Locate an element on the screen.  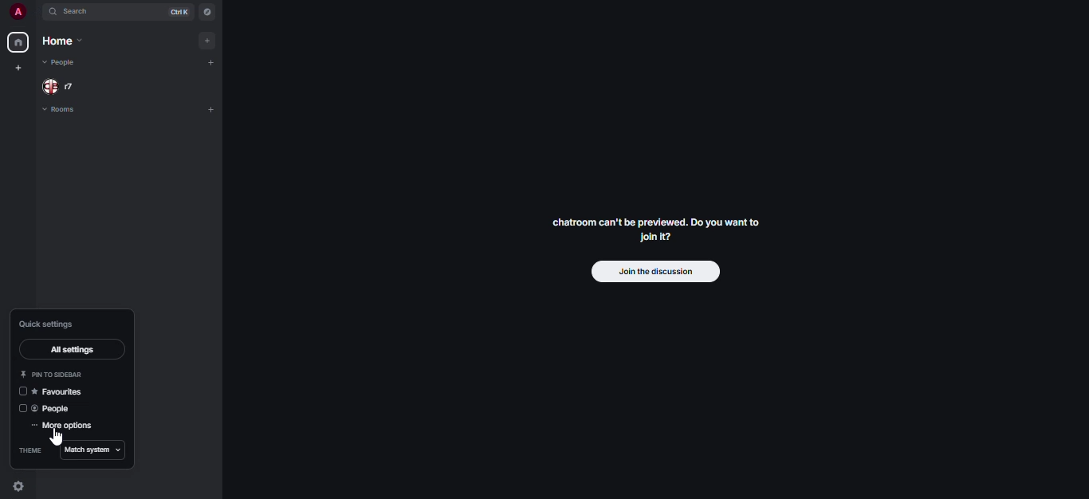
all settings is located at coordinates (78, 348).